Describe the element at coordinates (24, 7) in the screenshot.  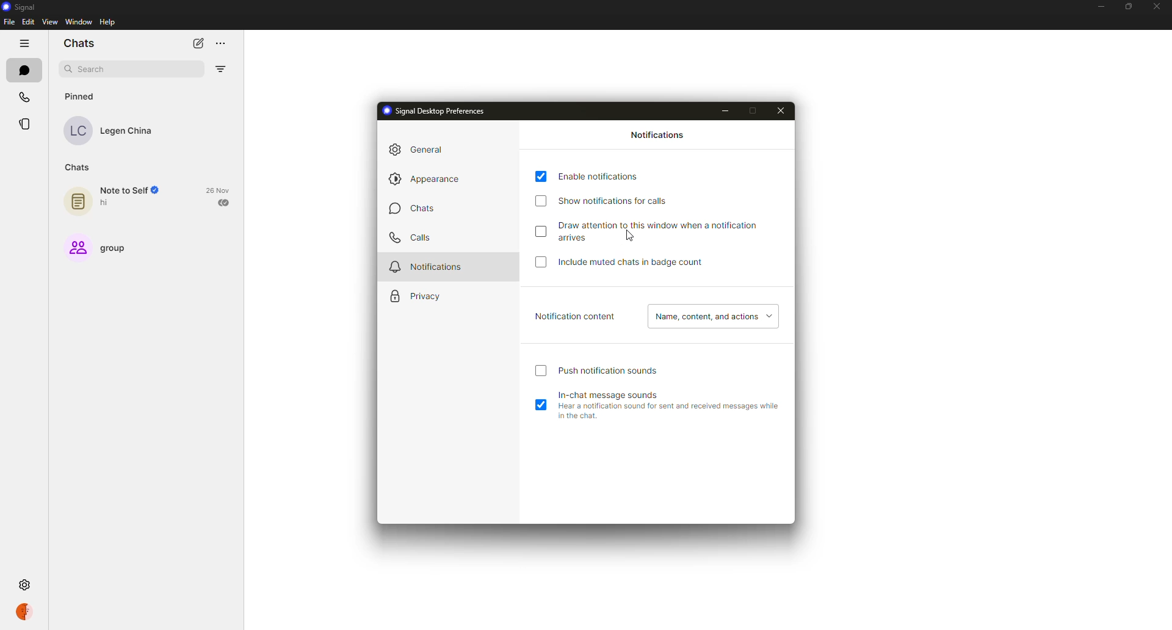
I see `signal` at that location.